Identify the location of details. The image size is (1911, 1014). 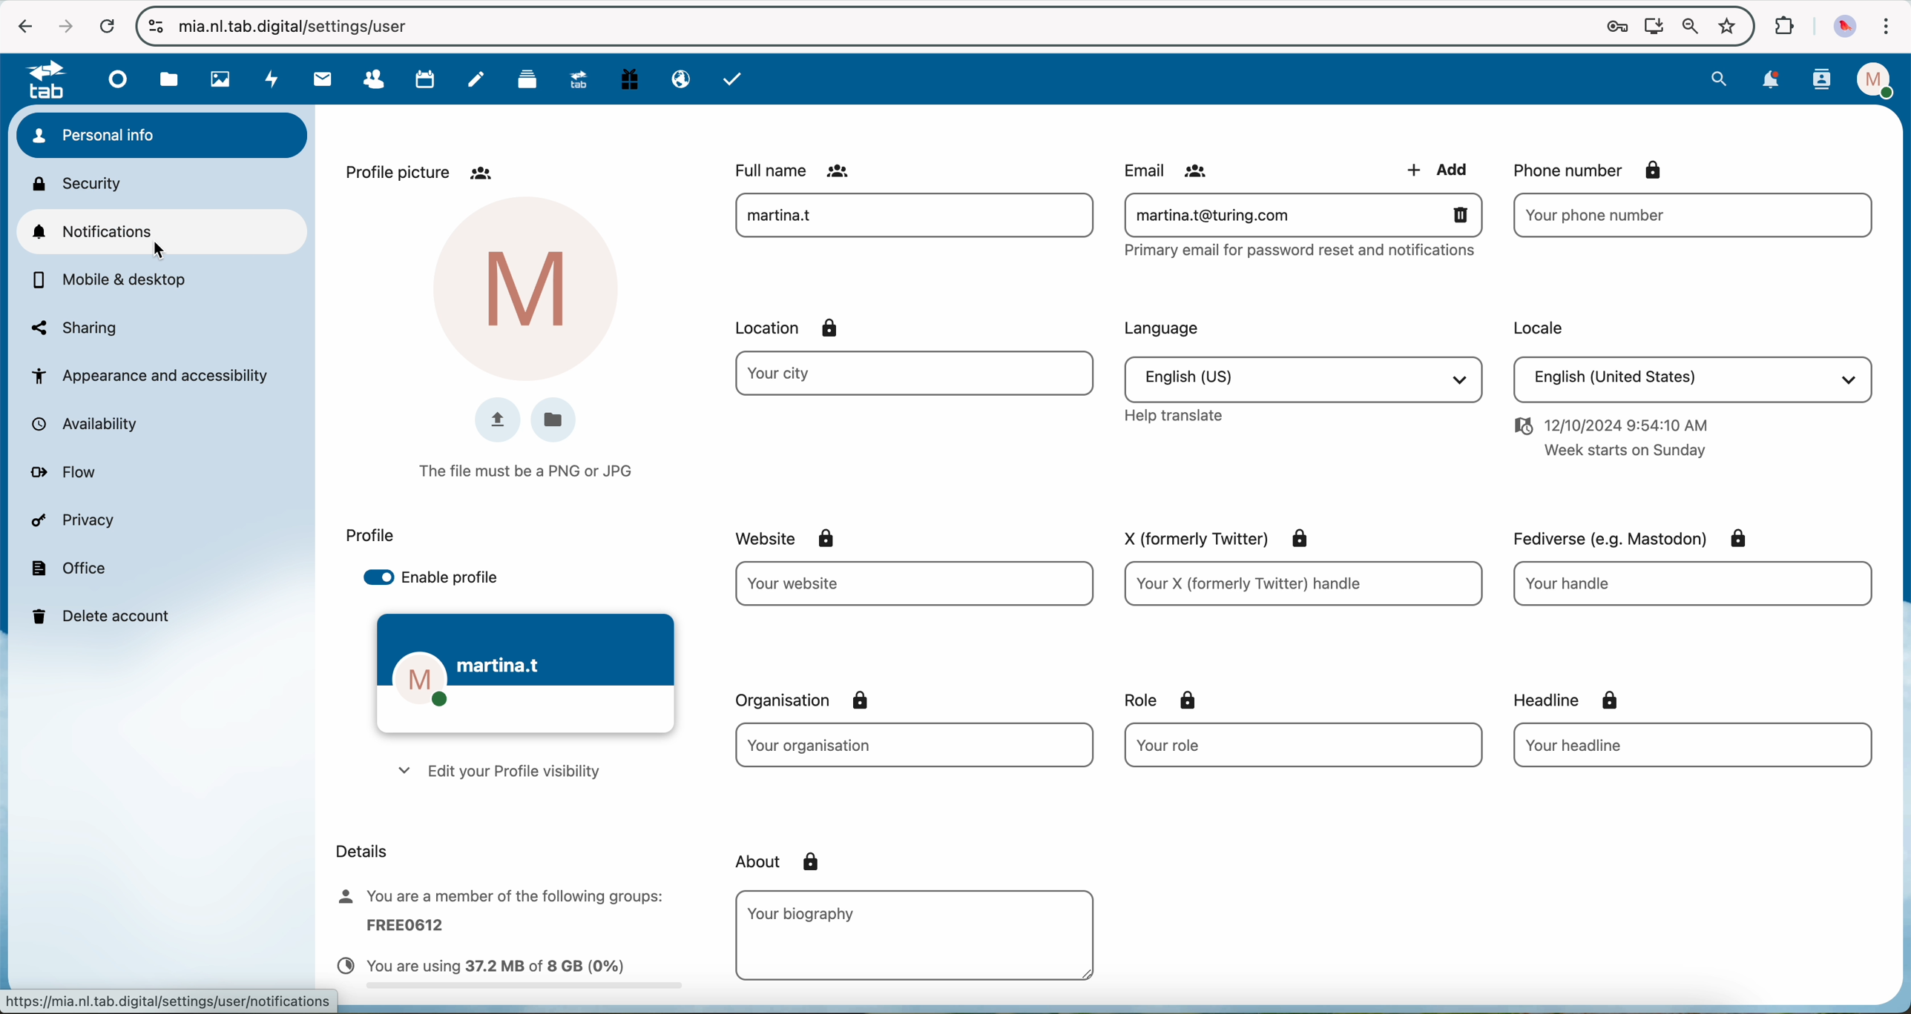
(361, 850).